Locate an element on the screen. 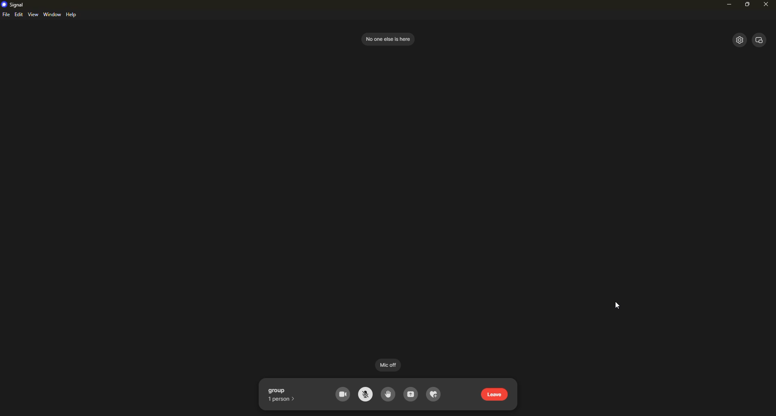  settings is located at coordinates (738, 40).